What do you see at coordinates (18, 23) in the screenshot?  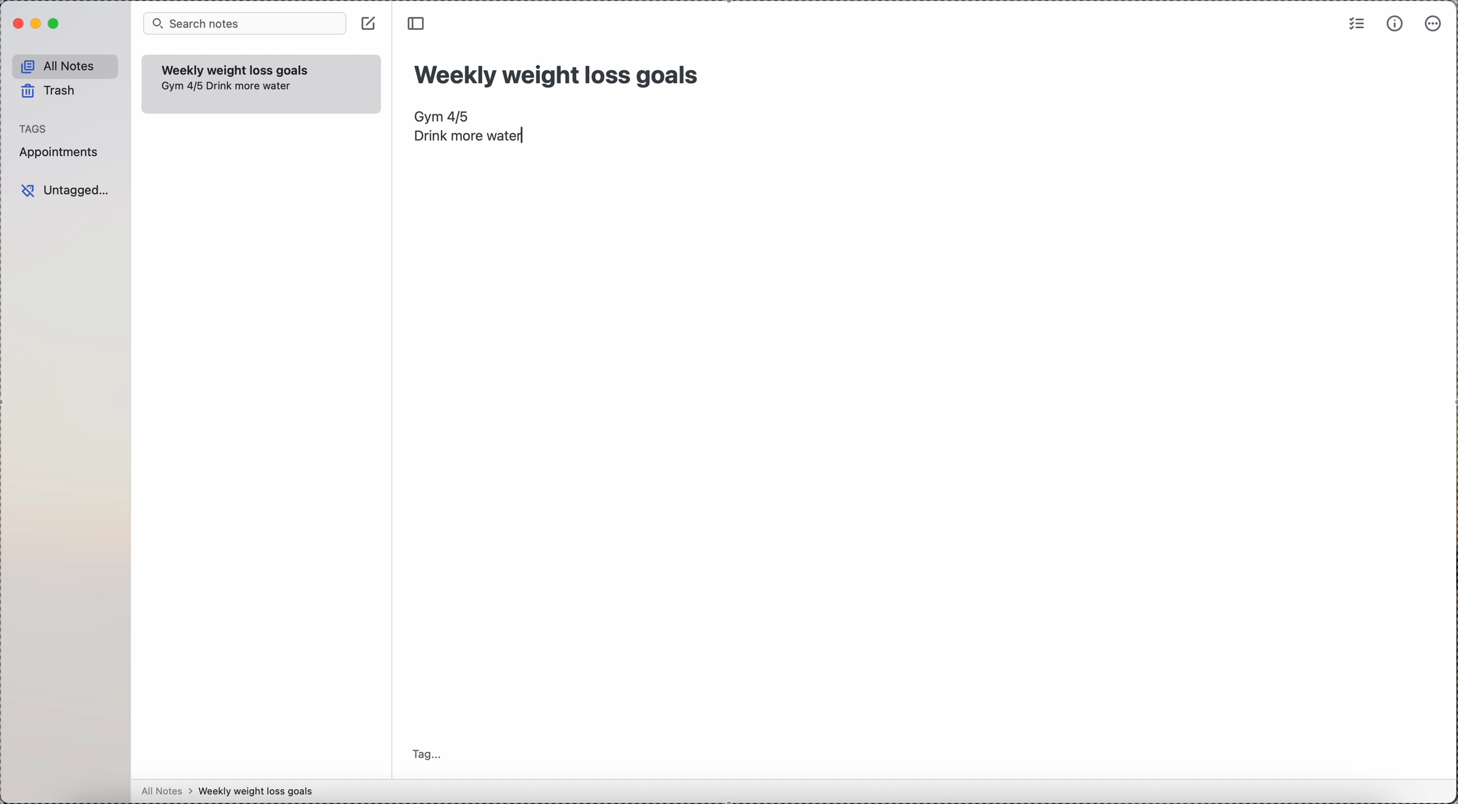 I see `close Simplenote` at bounding box center [18, 23].